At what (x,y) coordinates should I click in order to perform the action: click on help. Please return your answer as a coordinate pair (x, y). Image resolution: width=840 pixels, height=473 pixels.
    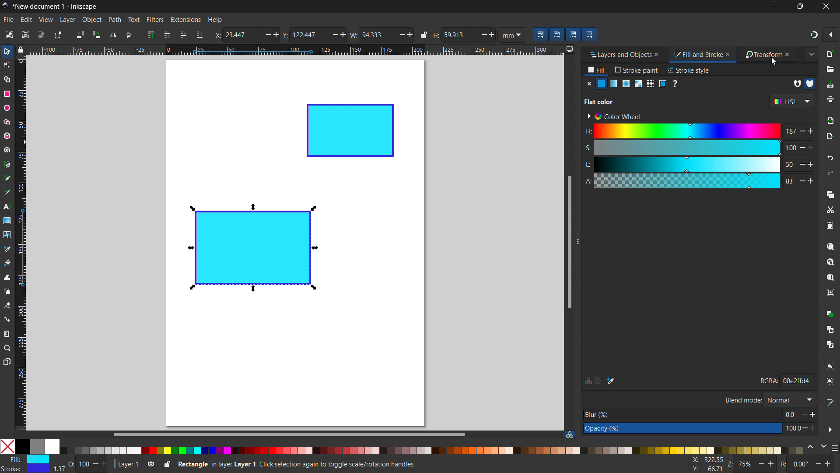
    Looking at the image, I should click on (215, 20).